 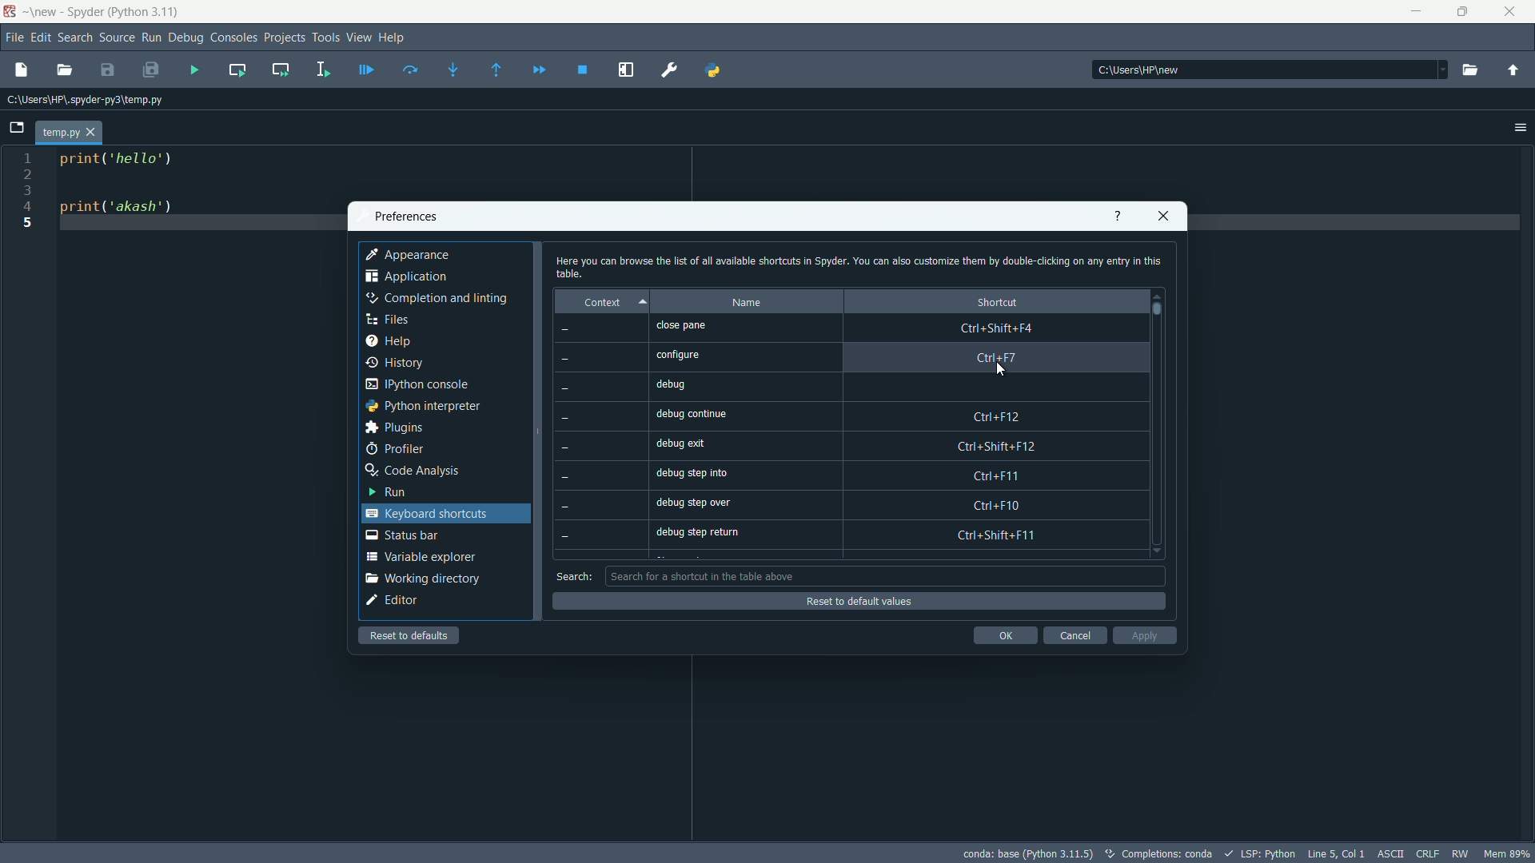 I want to click on ok, so click(x=1005, y=635).